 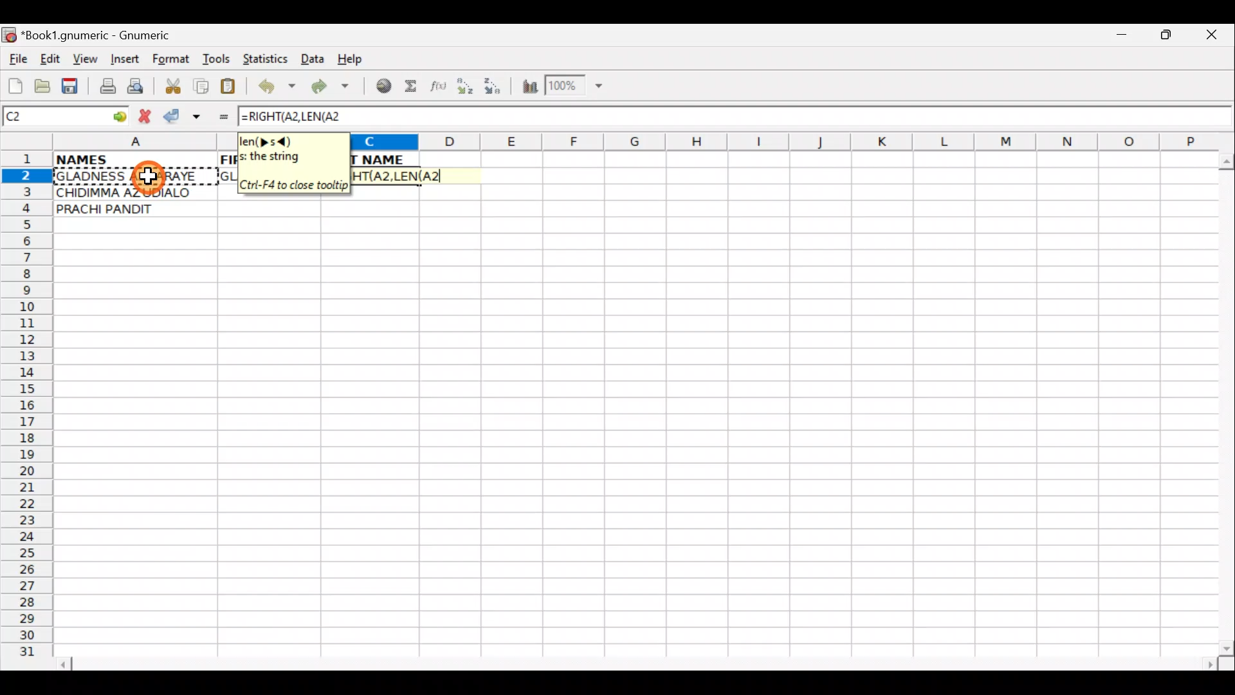 I want to click on View, so click(x=82, y=59).